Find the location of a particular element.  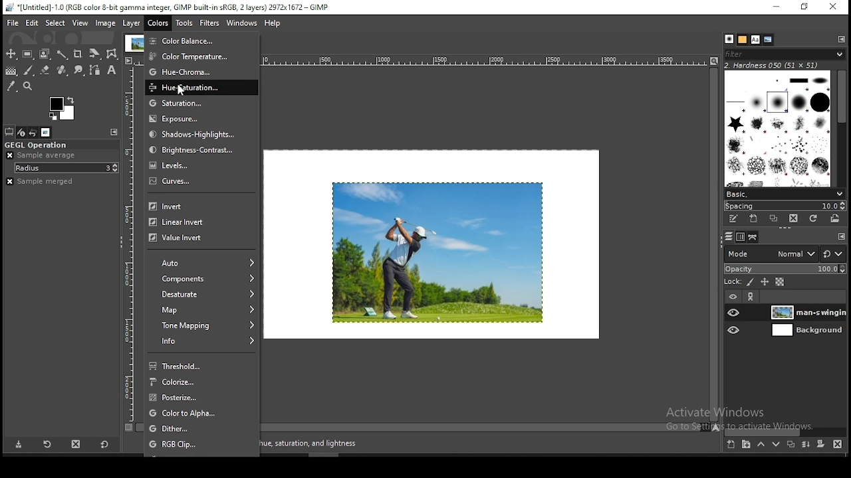

value invert is located at coordinates (178, 238).